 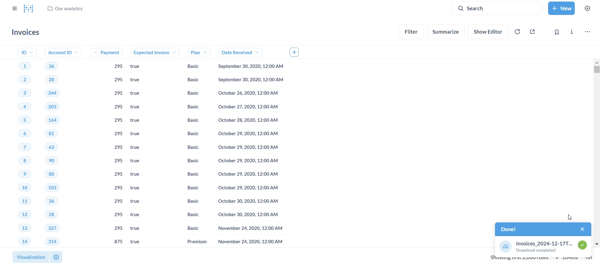 What do you see at coordinates (188, 228) in the screenshot?
I see `basic` at bounding box center [188, 228].